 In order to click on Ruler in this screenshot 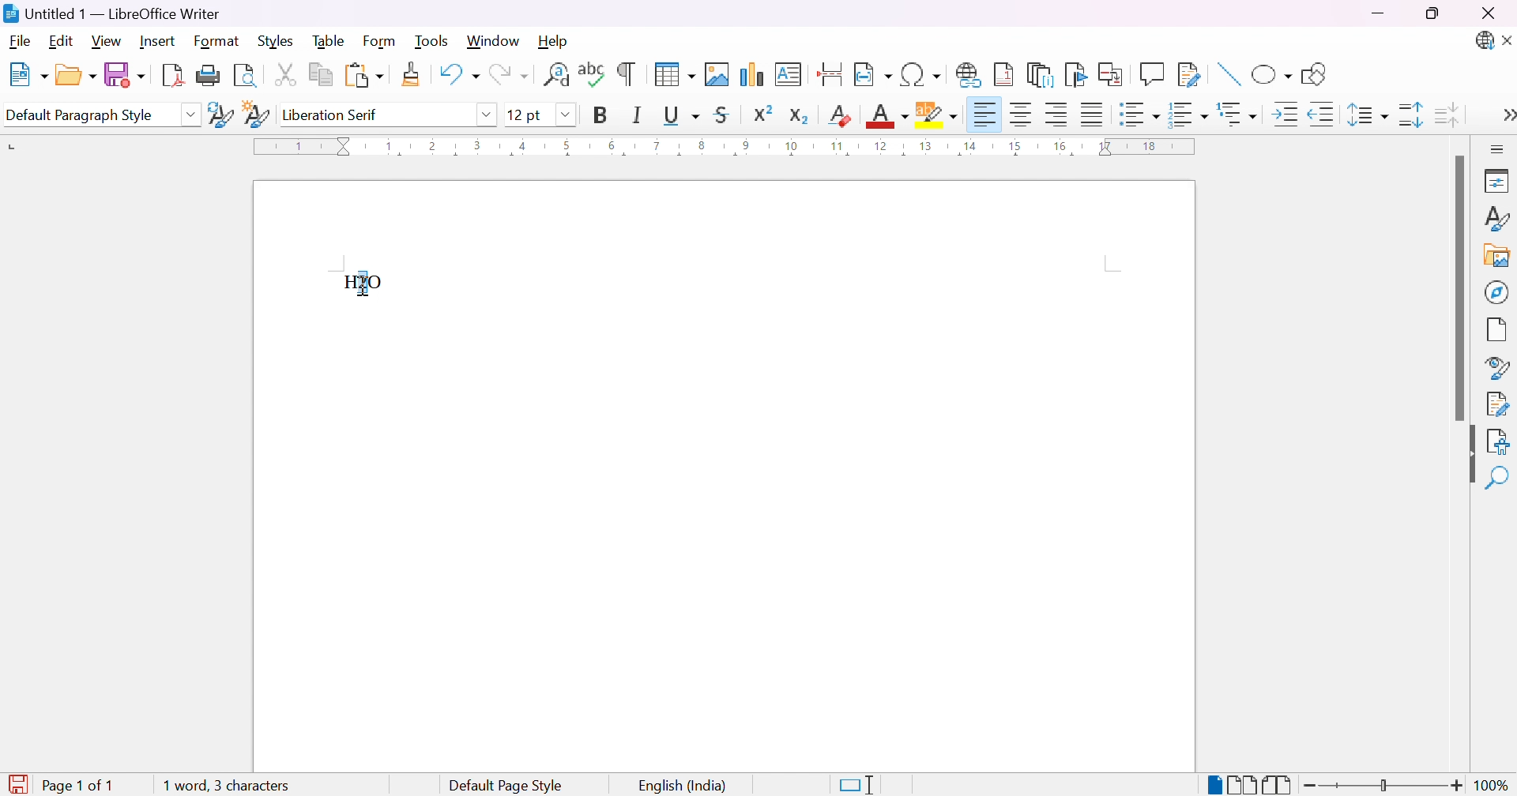, I will do `click(730, 147)`.